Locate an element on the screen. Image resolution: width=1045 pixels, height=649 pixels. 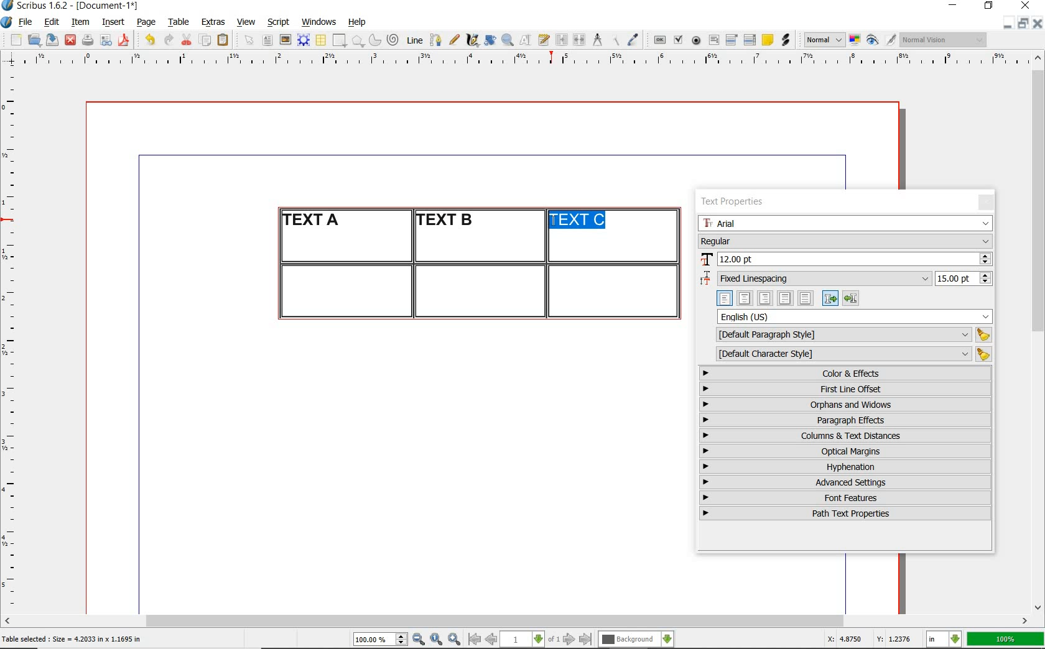
open is located at coordinates (34, 39).